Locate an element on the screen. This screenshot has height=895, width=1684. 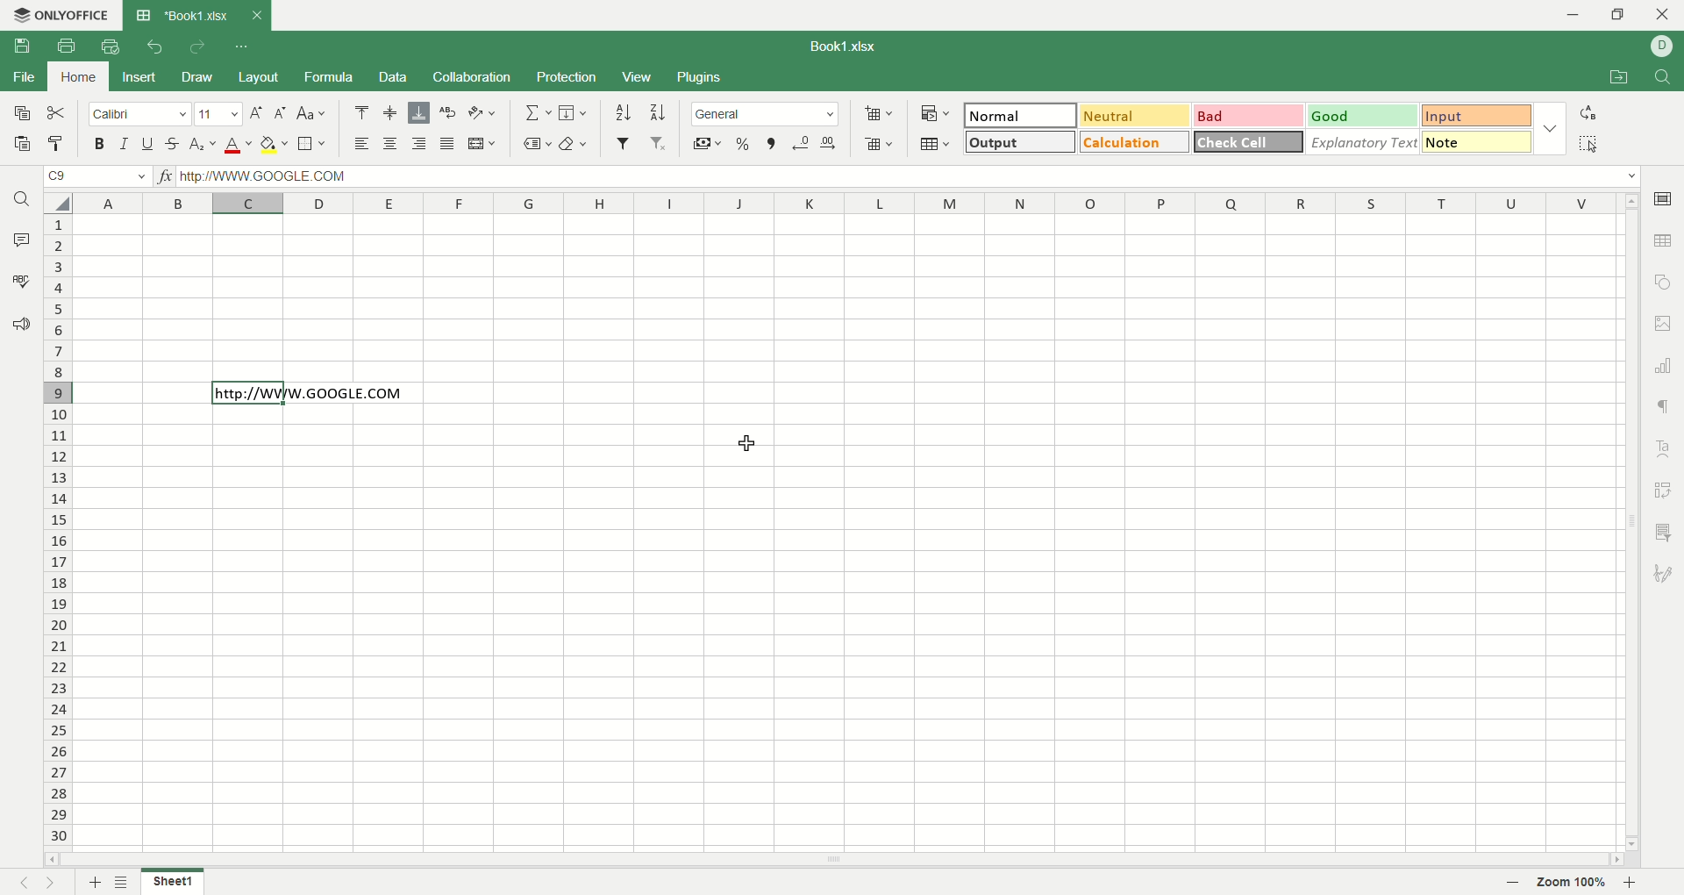
plugins is located at coordinates (699, 76).